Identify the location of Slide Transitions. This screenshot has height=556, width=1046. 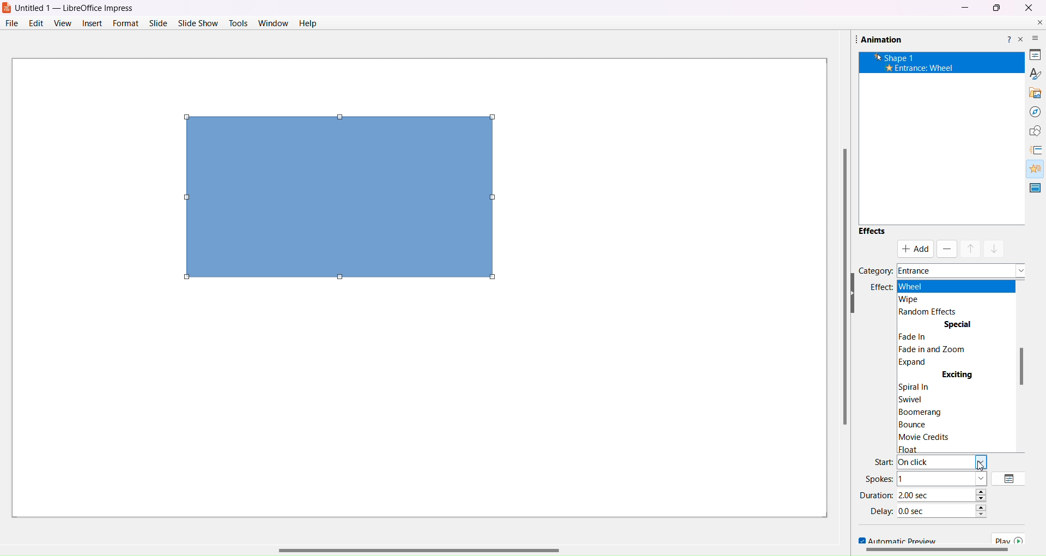
(1035, 150).